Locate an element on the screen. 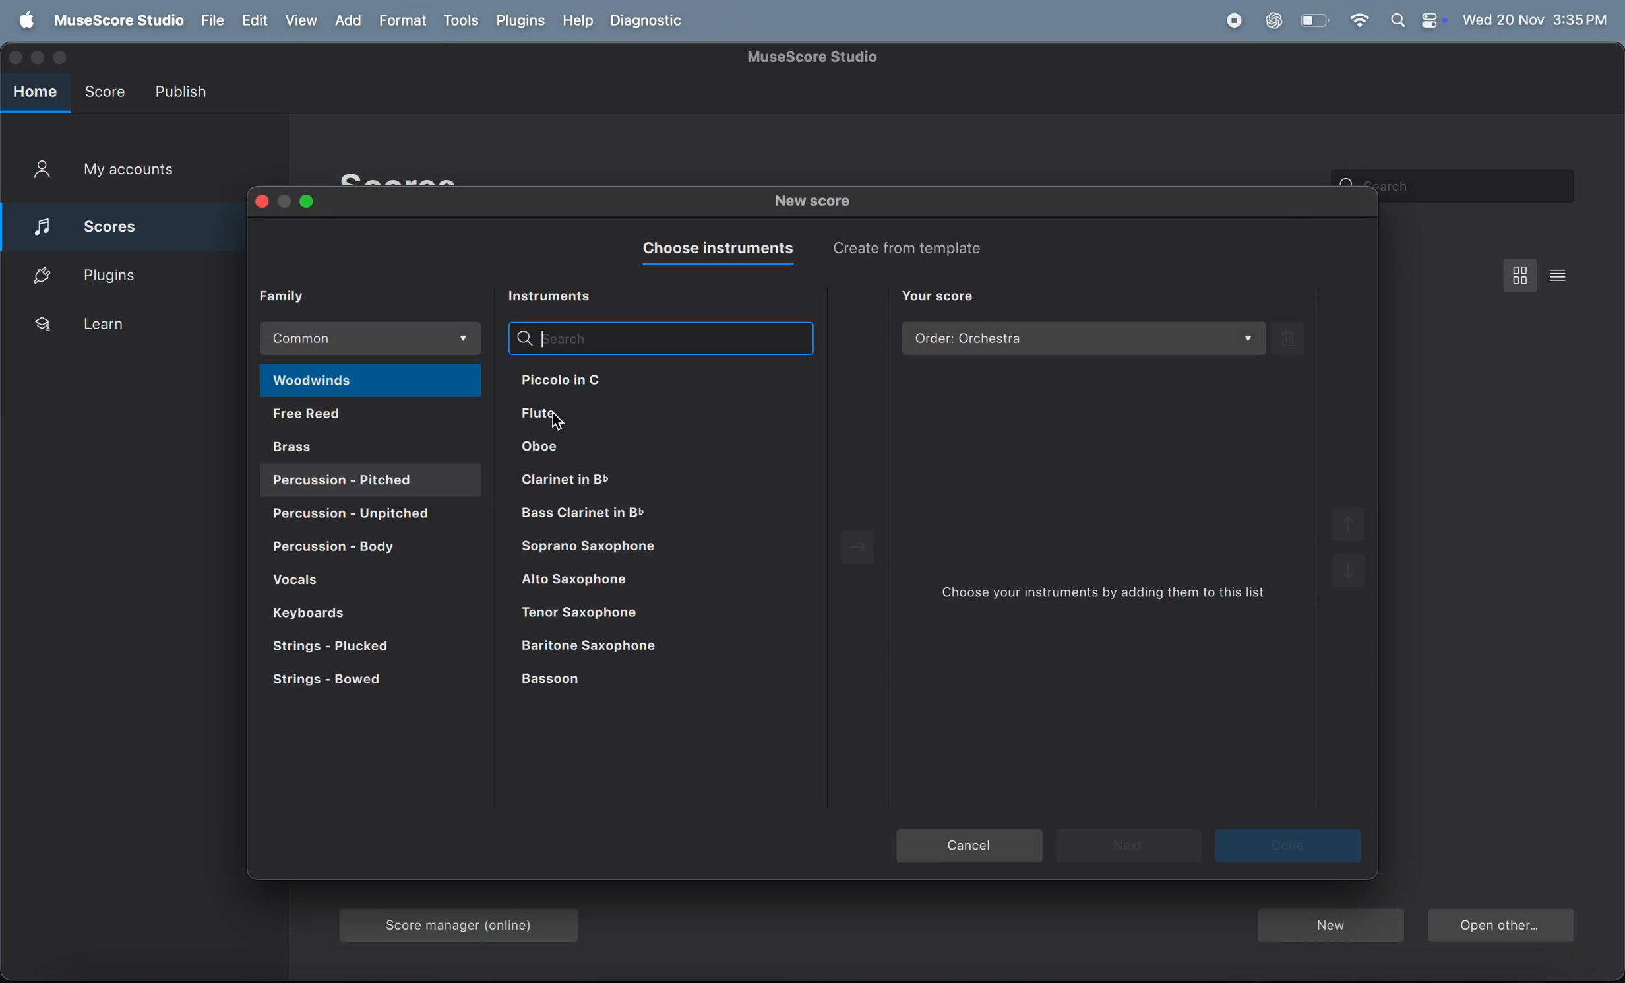 This screenshot has width=1625, height=983. clarinet is located at coordinates (640, 514).